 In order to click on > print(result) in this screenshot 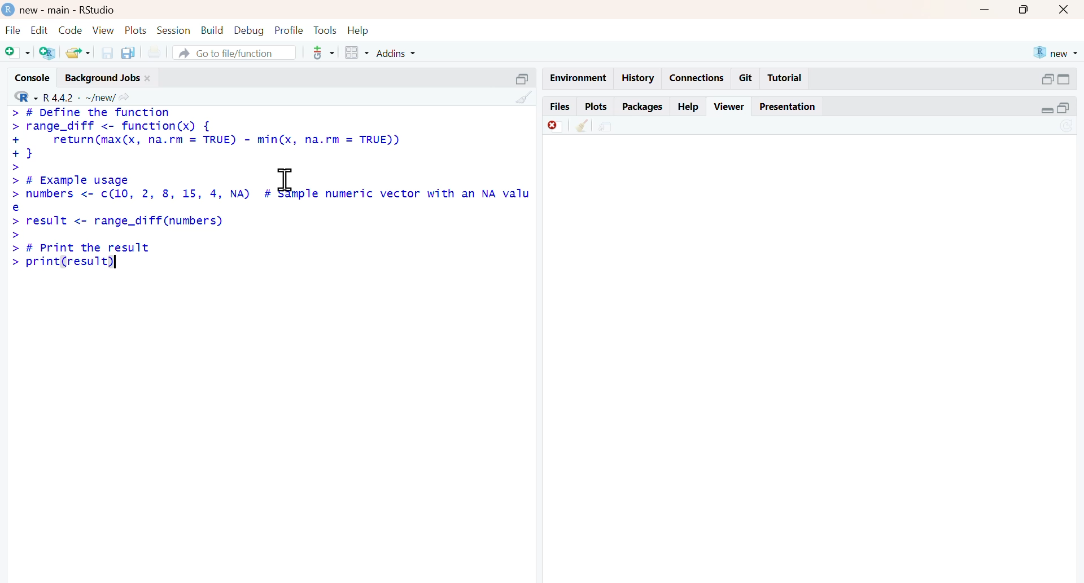, I will do `click(63, 263)`.